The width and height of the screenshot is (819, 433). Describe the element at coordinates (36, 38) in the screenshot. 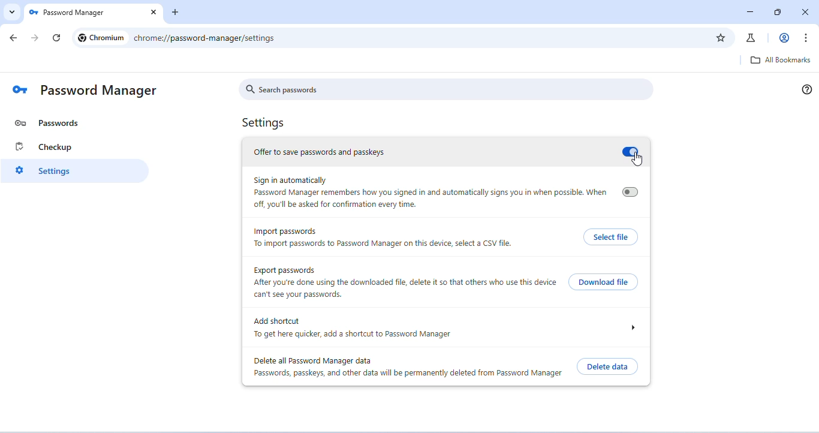

I see `go forward` at that location.